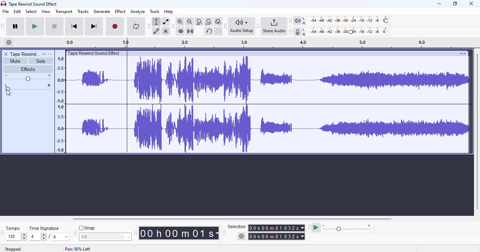 The image size is (480, 252). I want to click on tools, so click(155, 11).